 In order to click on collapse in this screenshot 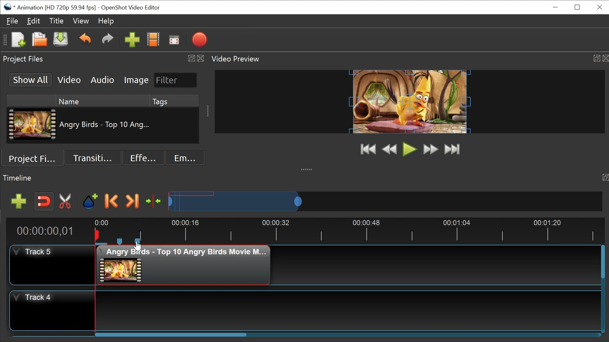, I will do `click(307, 167)`.